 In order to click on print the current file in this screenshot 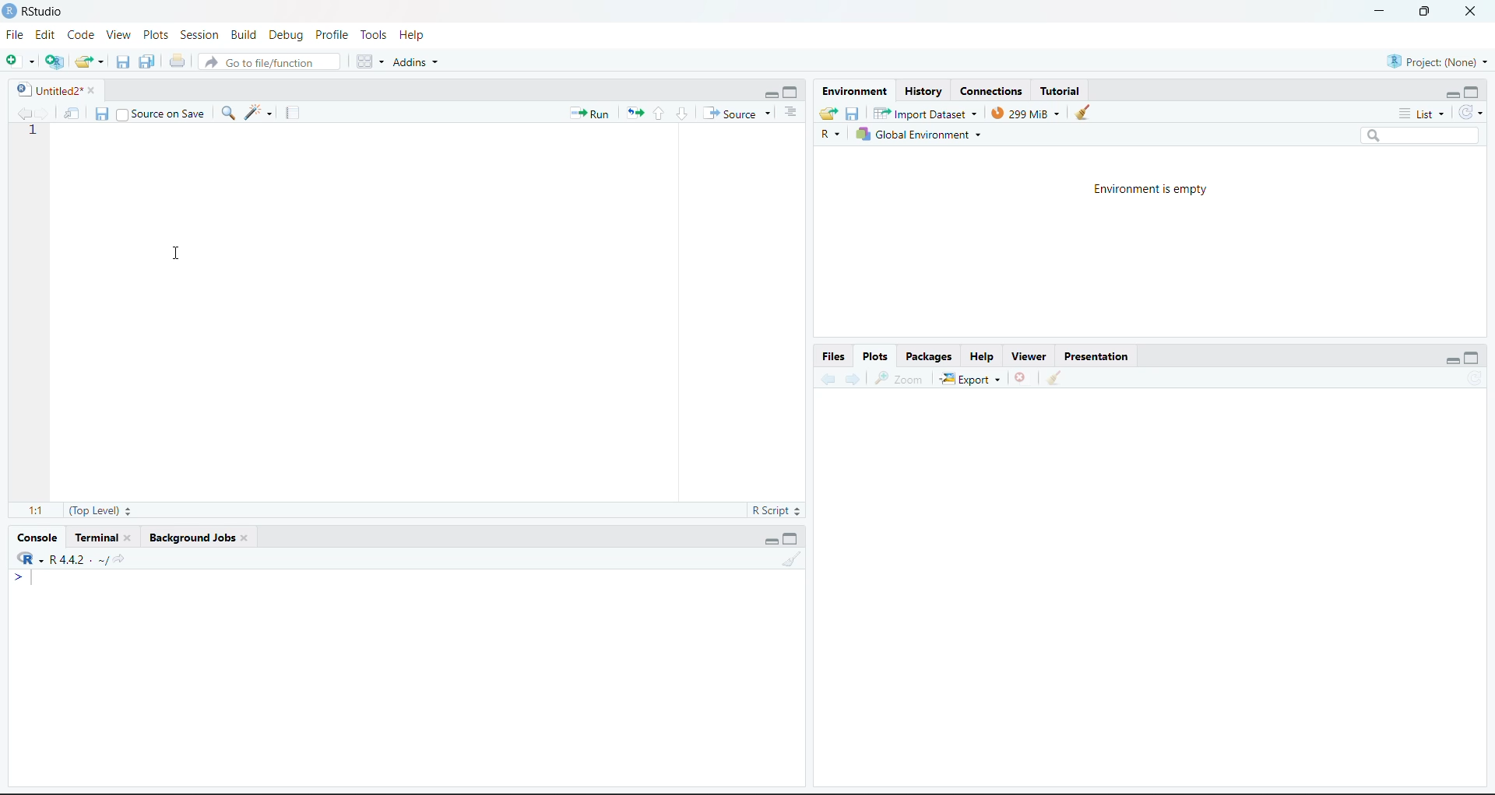, I will do `click(178, 61)`.